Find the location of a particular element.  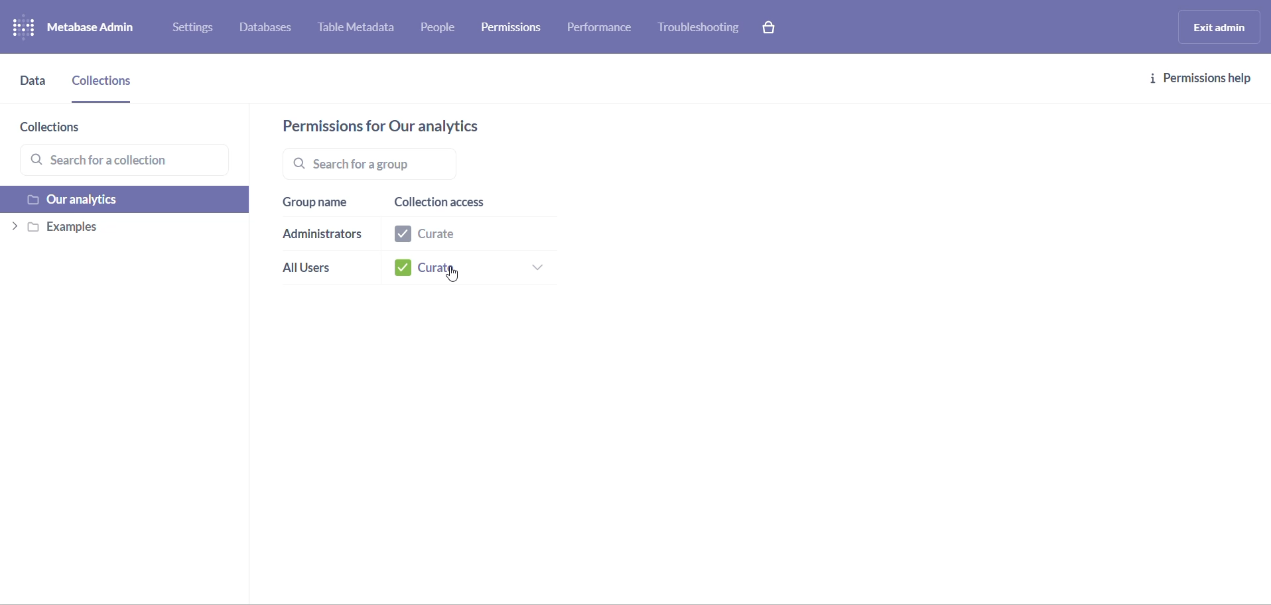

paid version is located at coordinates (775, 27).